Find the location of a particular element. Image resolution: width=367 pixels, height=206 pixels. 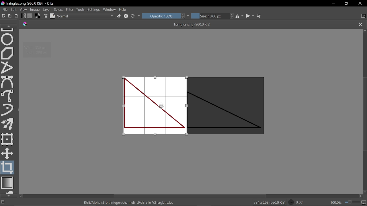

Fill pattern is located at coordinates (30, 16).